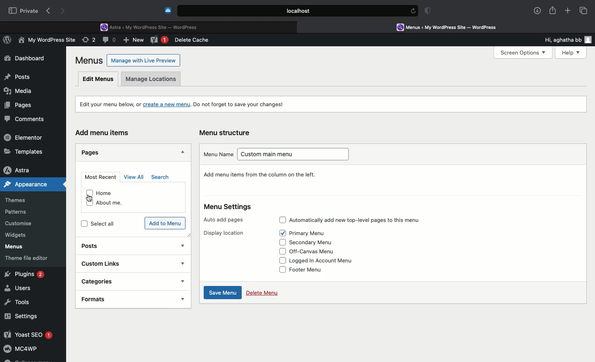  Describe the element at coordinates (18, 301) in the screenshot. I see `Tools` at that location.